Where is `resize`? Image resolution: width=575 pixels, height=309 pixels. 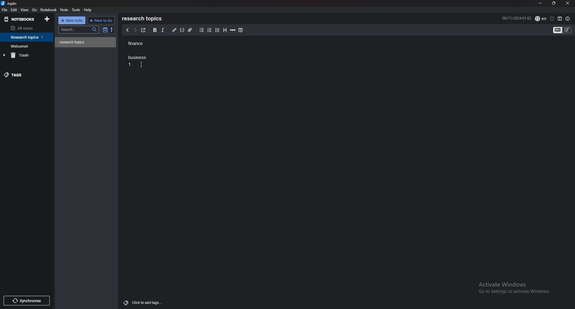 resize is located at coordinates (553, 3).